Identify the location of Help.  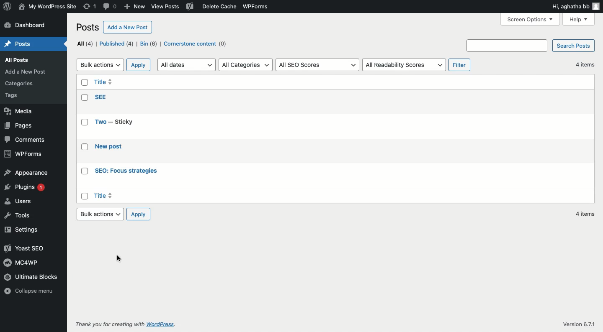
(580, 19).